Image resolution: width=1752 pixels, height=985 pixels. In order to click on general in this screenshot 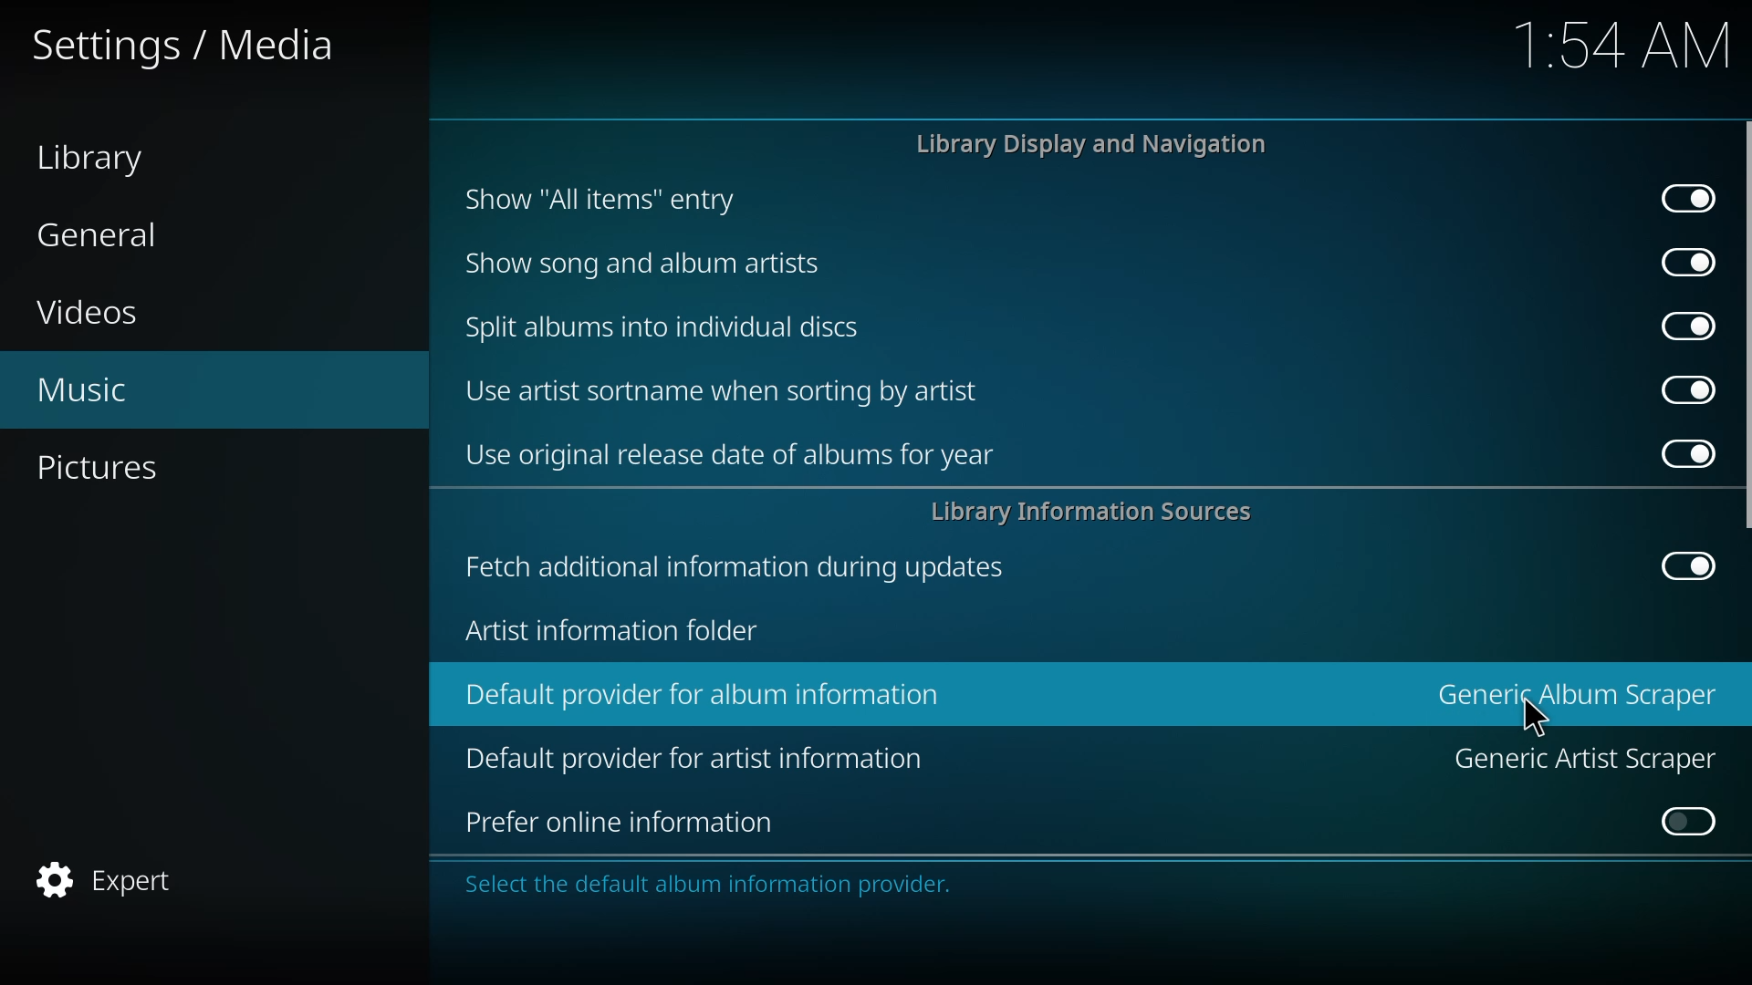, I will do `click(113, 235)`.